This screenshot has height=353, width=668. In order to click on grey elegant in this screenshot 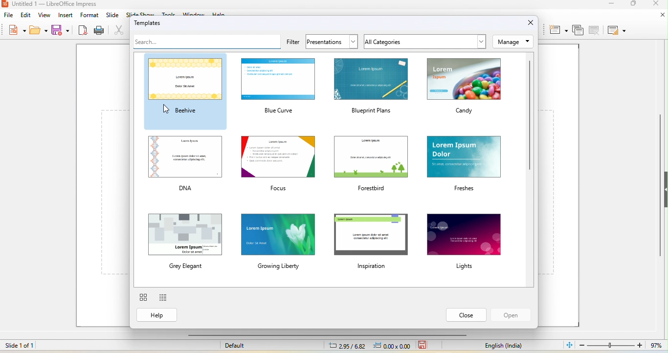, I will do `click(185, 240)`.